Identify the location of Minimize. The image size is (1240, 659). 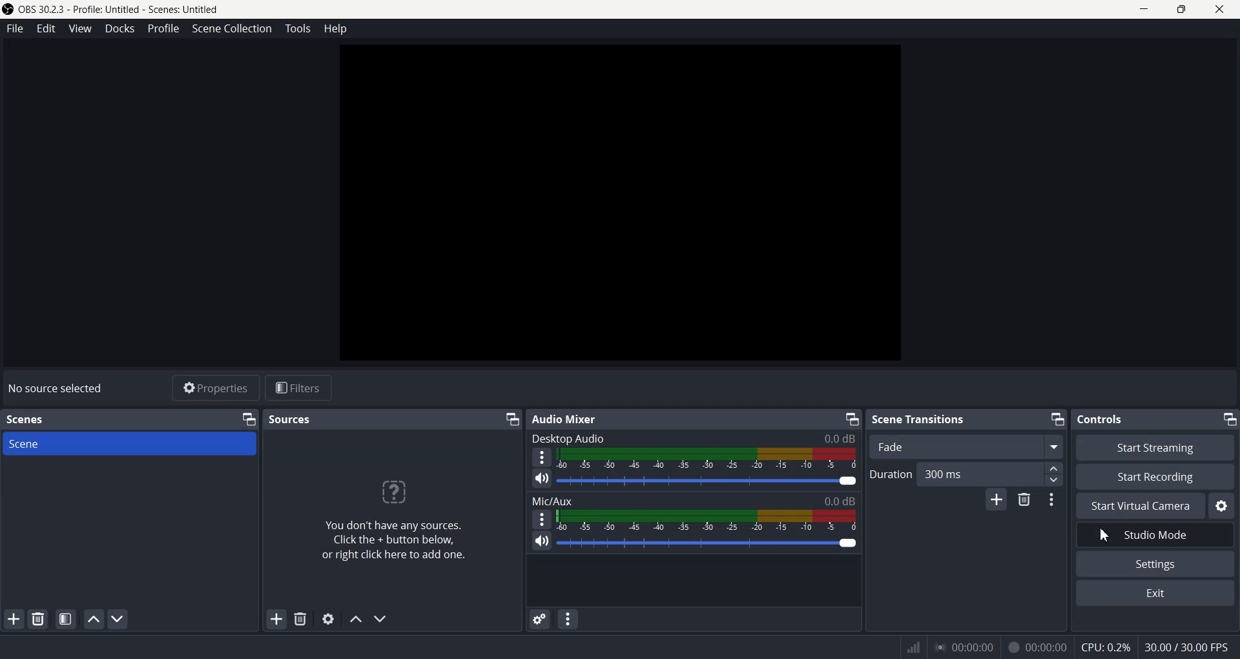
(510, 419).